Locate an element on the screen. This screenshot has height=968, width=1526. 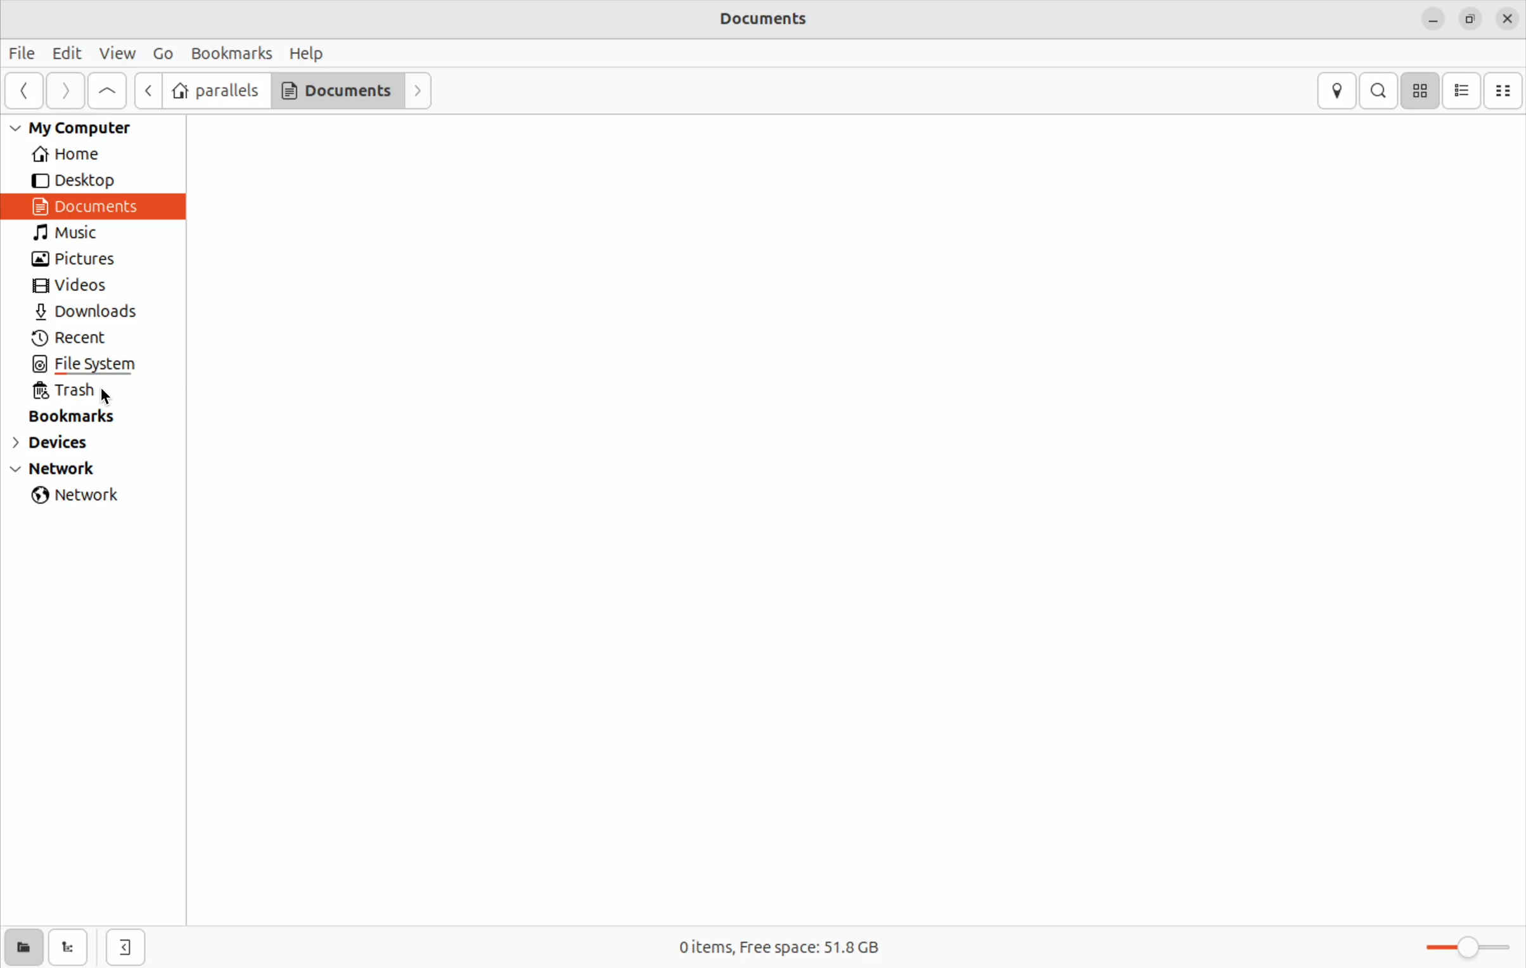
documents is located at coordinates (337, 91).